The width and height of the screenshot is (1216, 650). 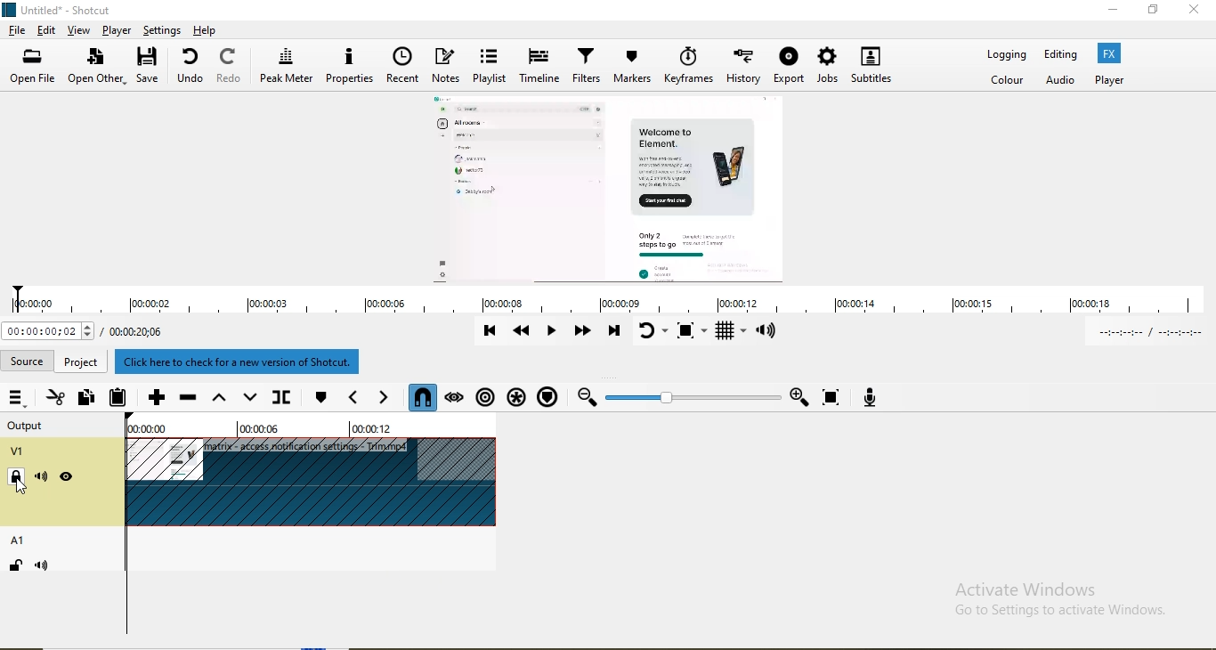 What do you see at coordinates (46, 567) in the screenshot?
I see `Mute` at bounding box center [46, 567].